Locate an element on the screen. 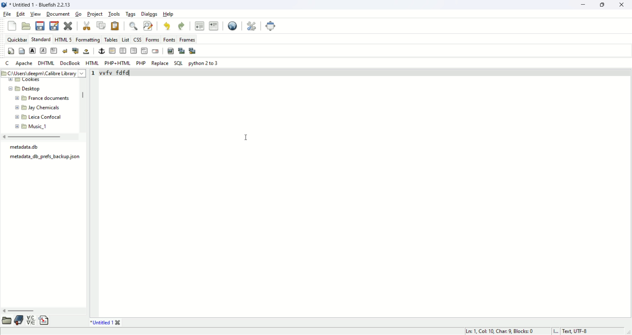 The height and width of the screenshot is (335, 632). metadata.db is located at coordinates (27, 147).